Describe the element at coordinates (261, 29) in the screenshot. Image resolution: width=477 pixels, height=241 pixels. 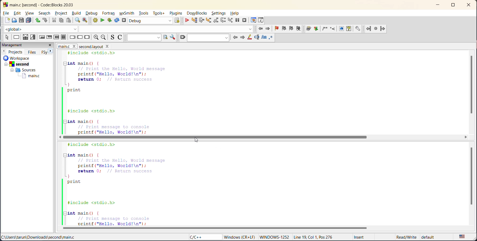
I see `jump back` at that location.